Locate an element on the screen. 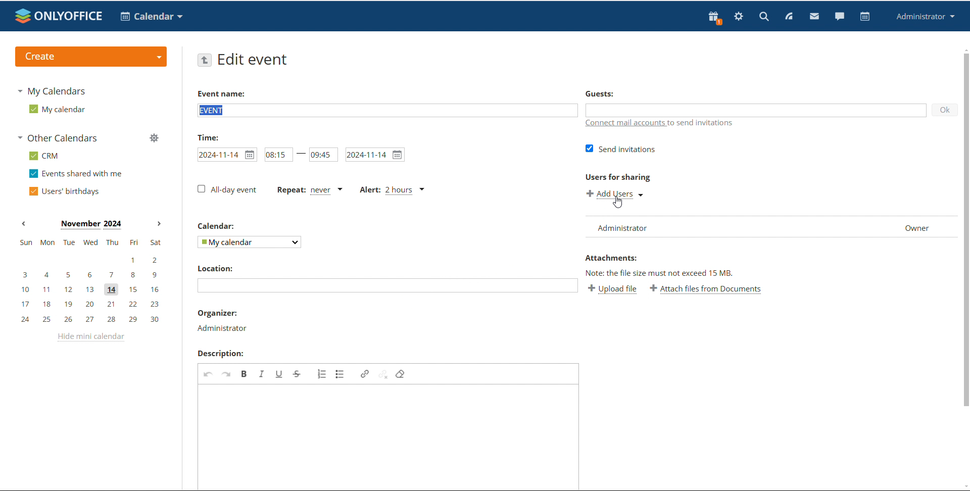 This screenshot has width=970, height=491. go back is located at coordinates (204, 60).